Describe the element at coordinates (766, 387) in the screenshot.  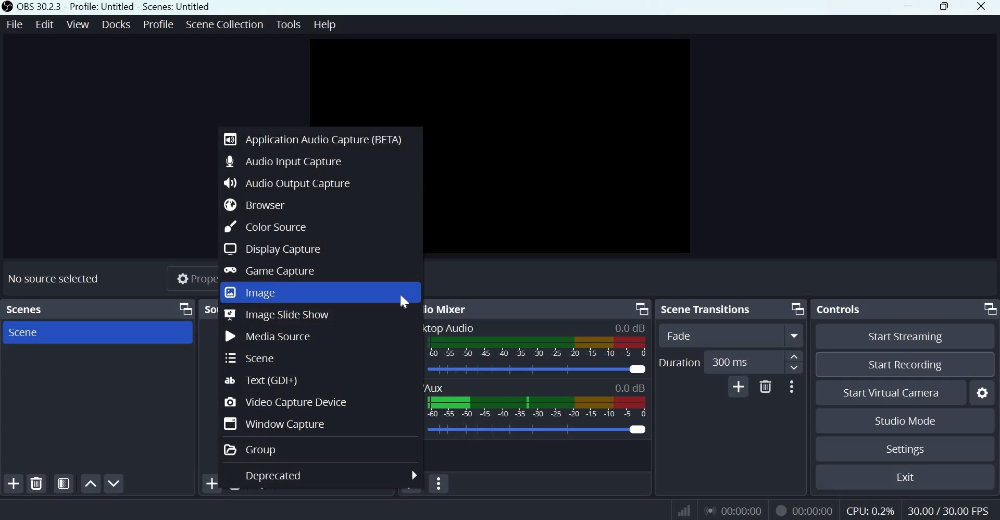
I see `Delete Transition` at that location.